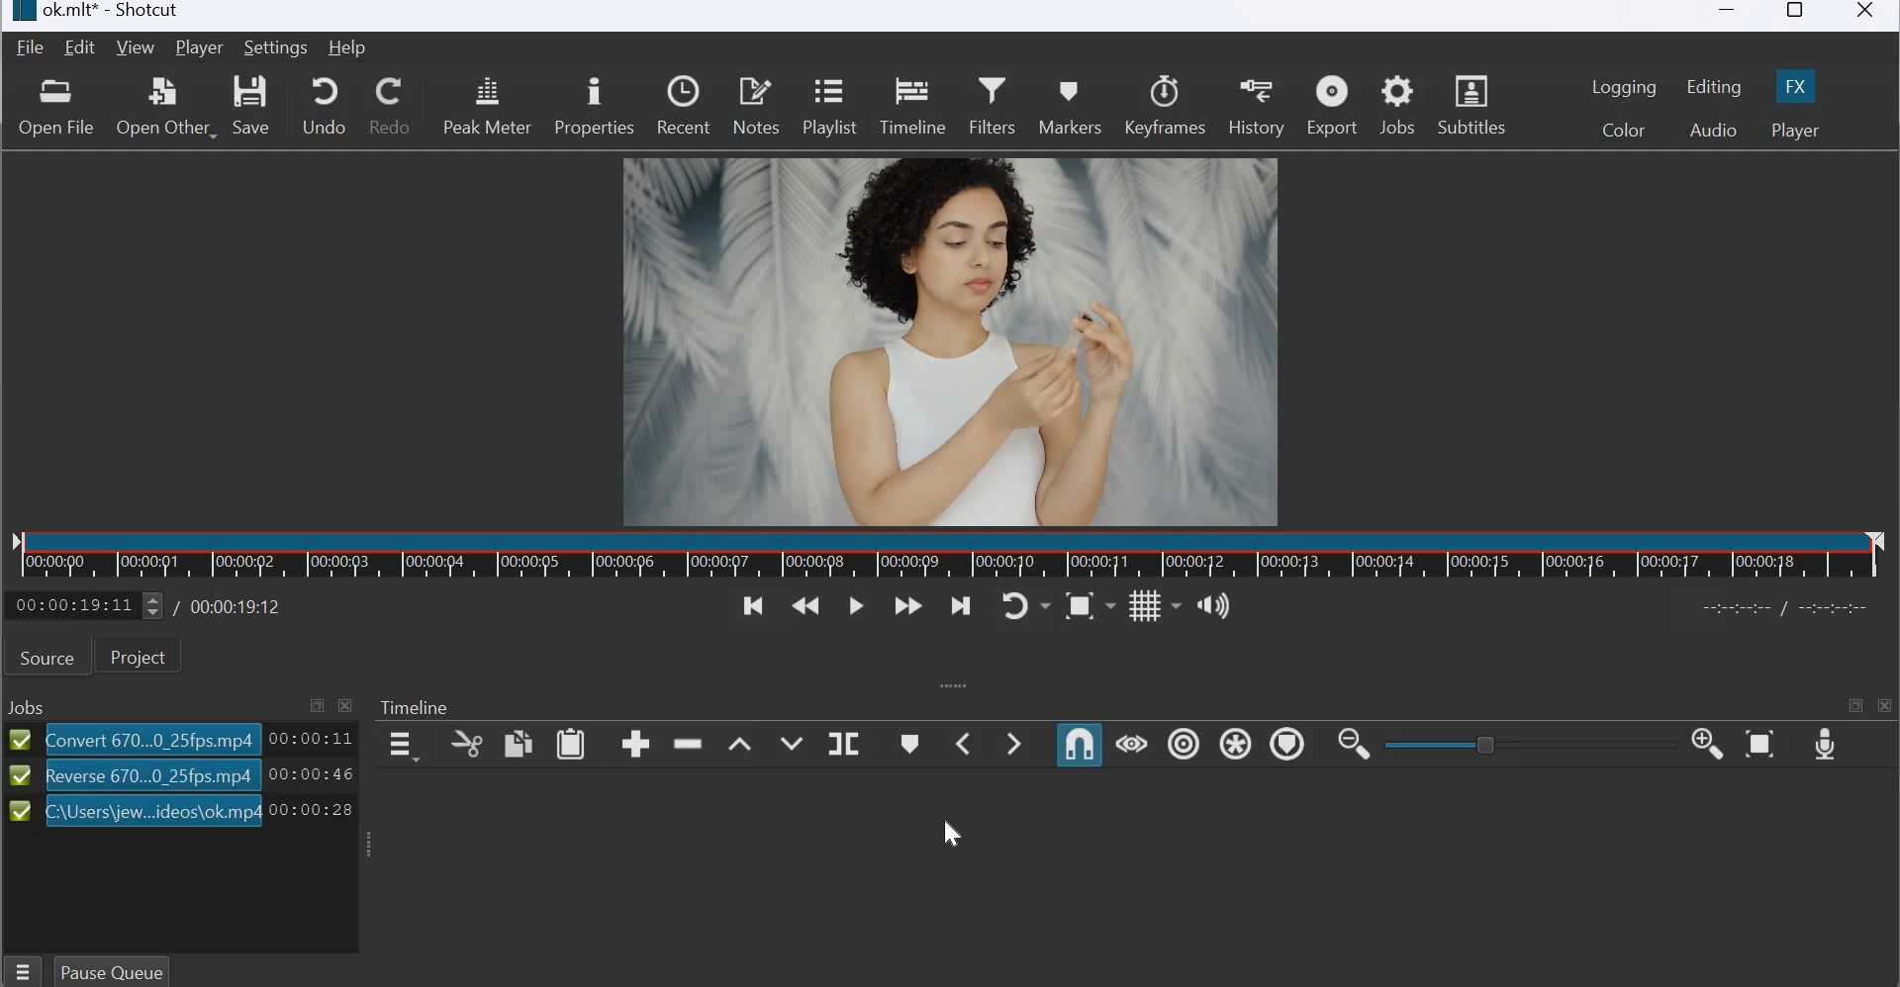 The image size is (1900, 987). Describe the element at coordinates (393, 105) in the screenshot. I see `Redo` at that location.